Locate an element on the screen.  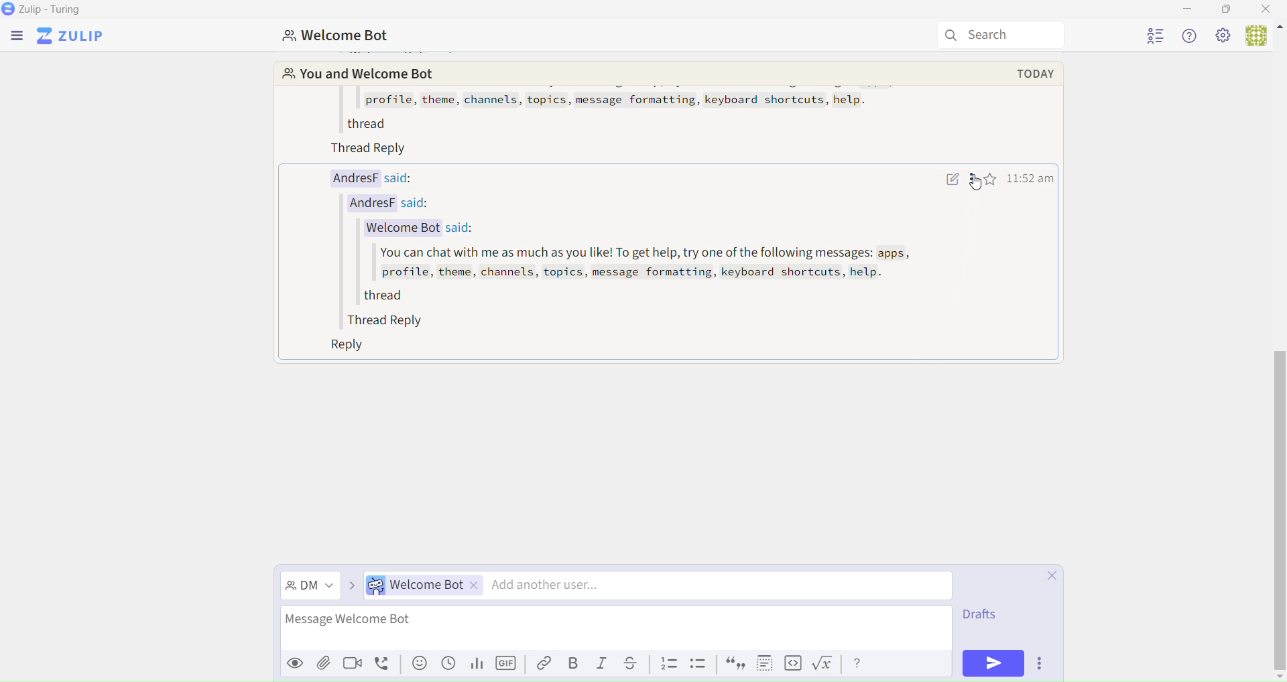
Bold is located at coordinates (574, 663).